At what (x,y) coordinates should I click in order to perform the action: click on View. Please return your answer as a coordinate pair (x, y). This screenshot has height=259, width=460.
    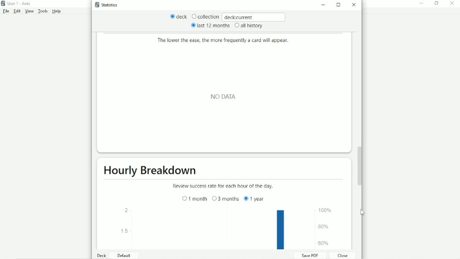
    Looking at the image, I should click on (29, 11).